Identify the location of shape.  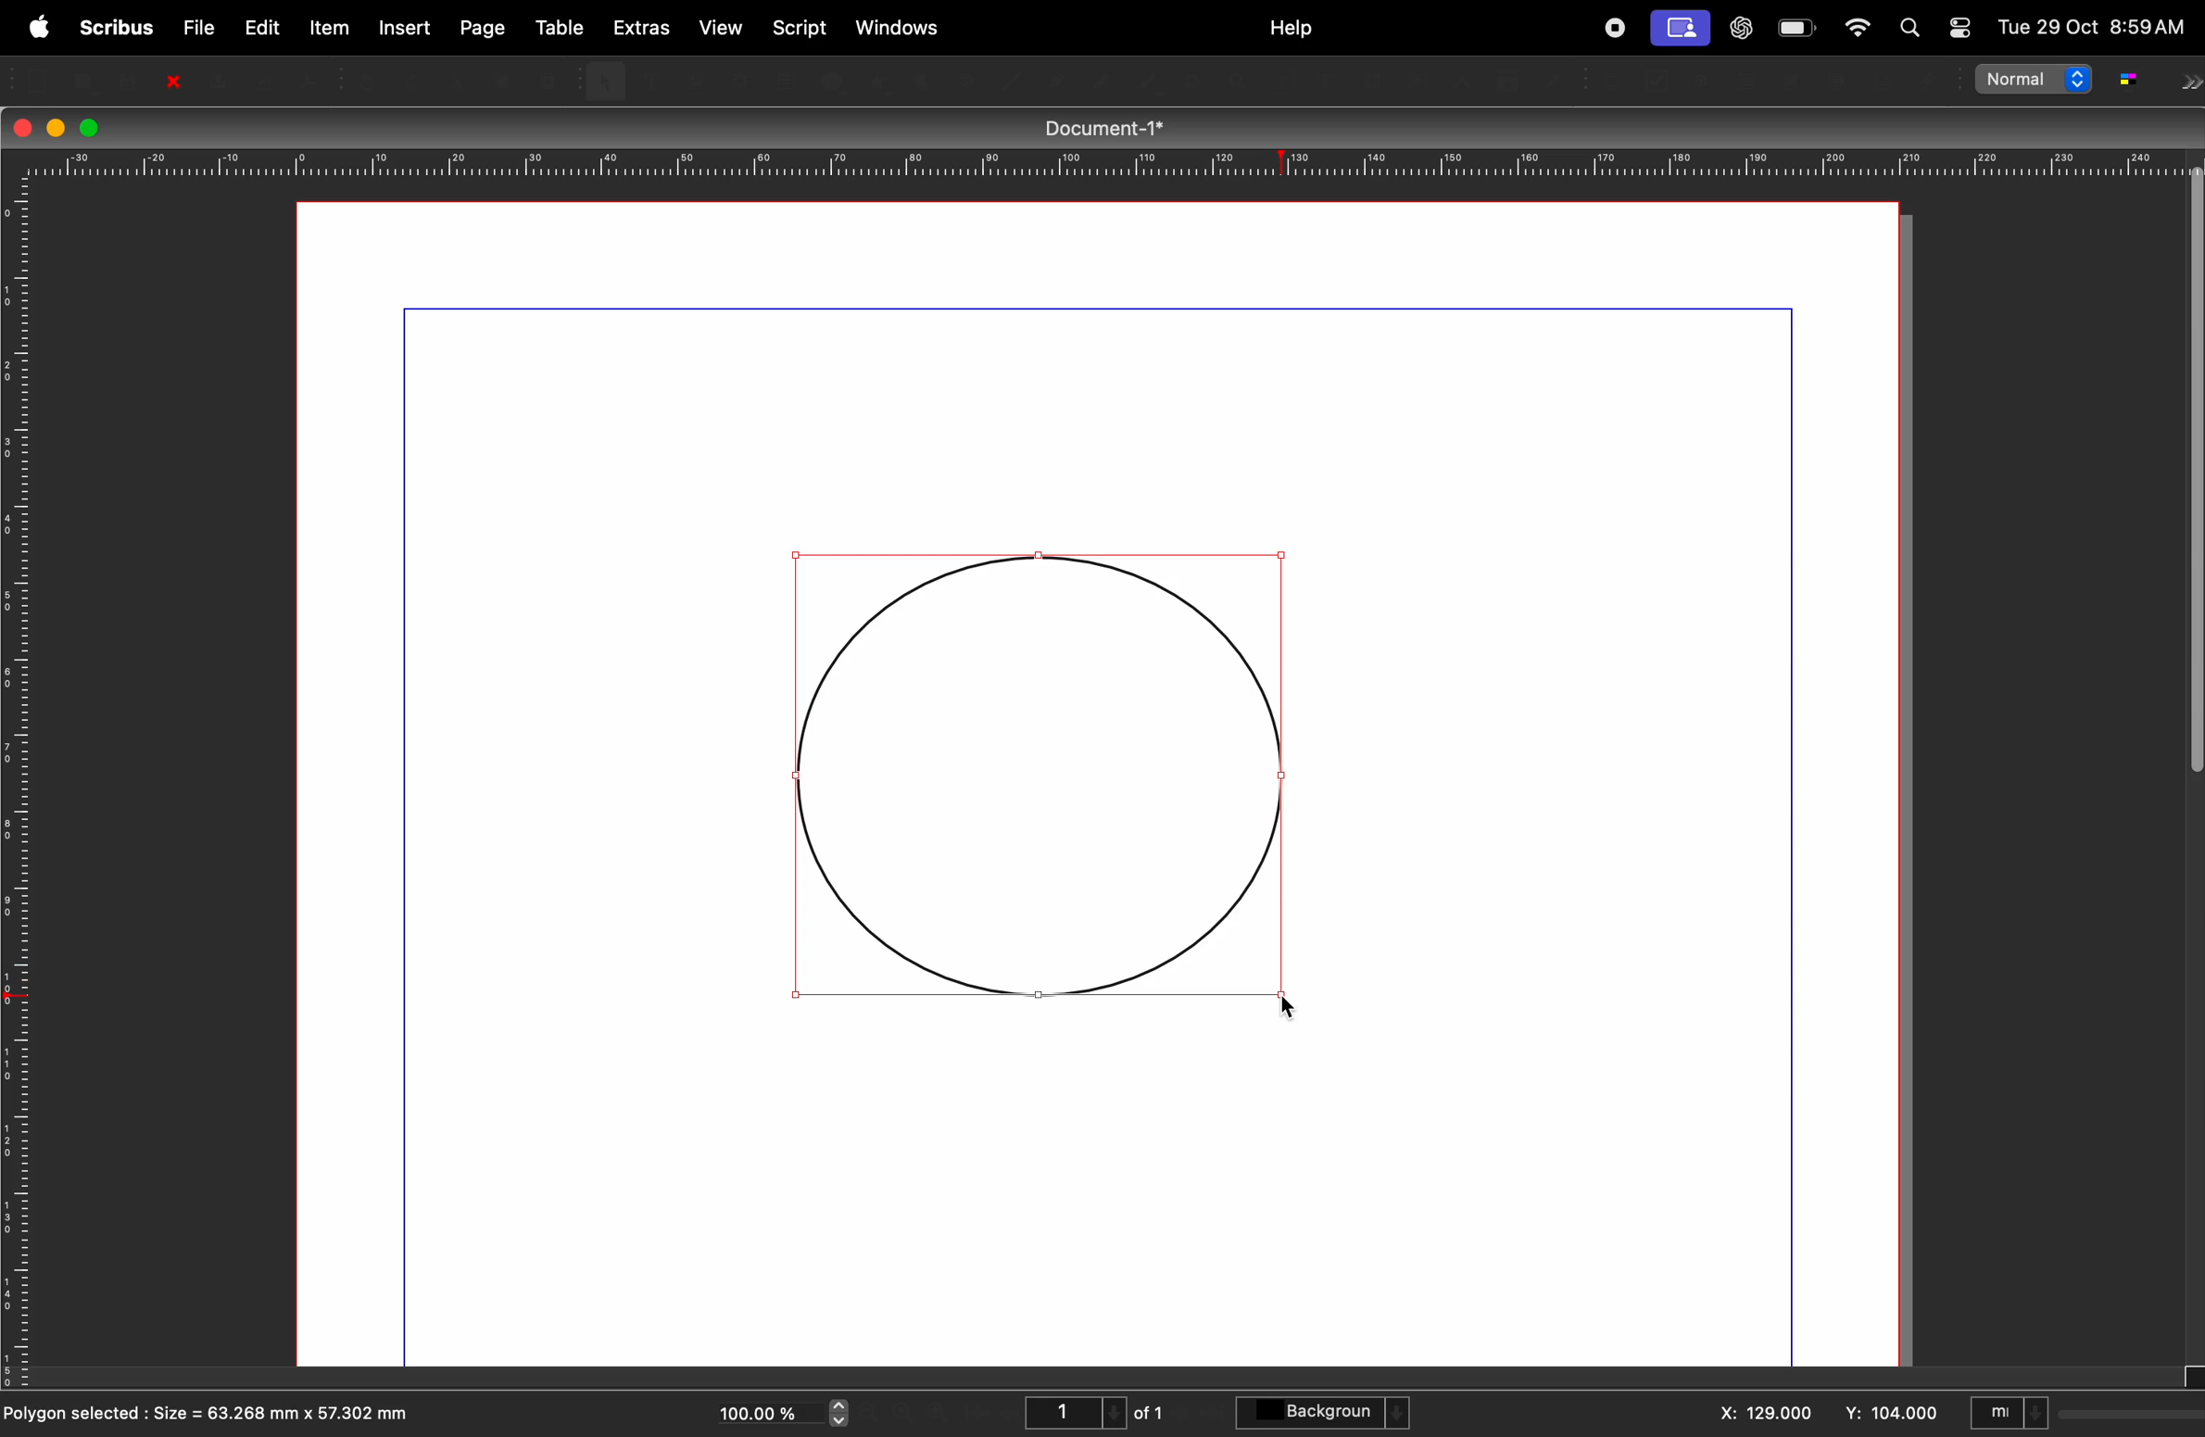
(830, 81).